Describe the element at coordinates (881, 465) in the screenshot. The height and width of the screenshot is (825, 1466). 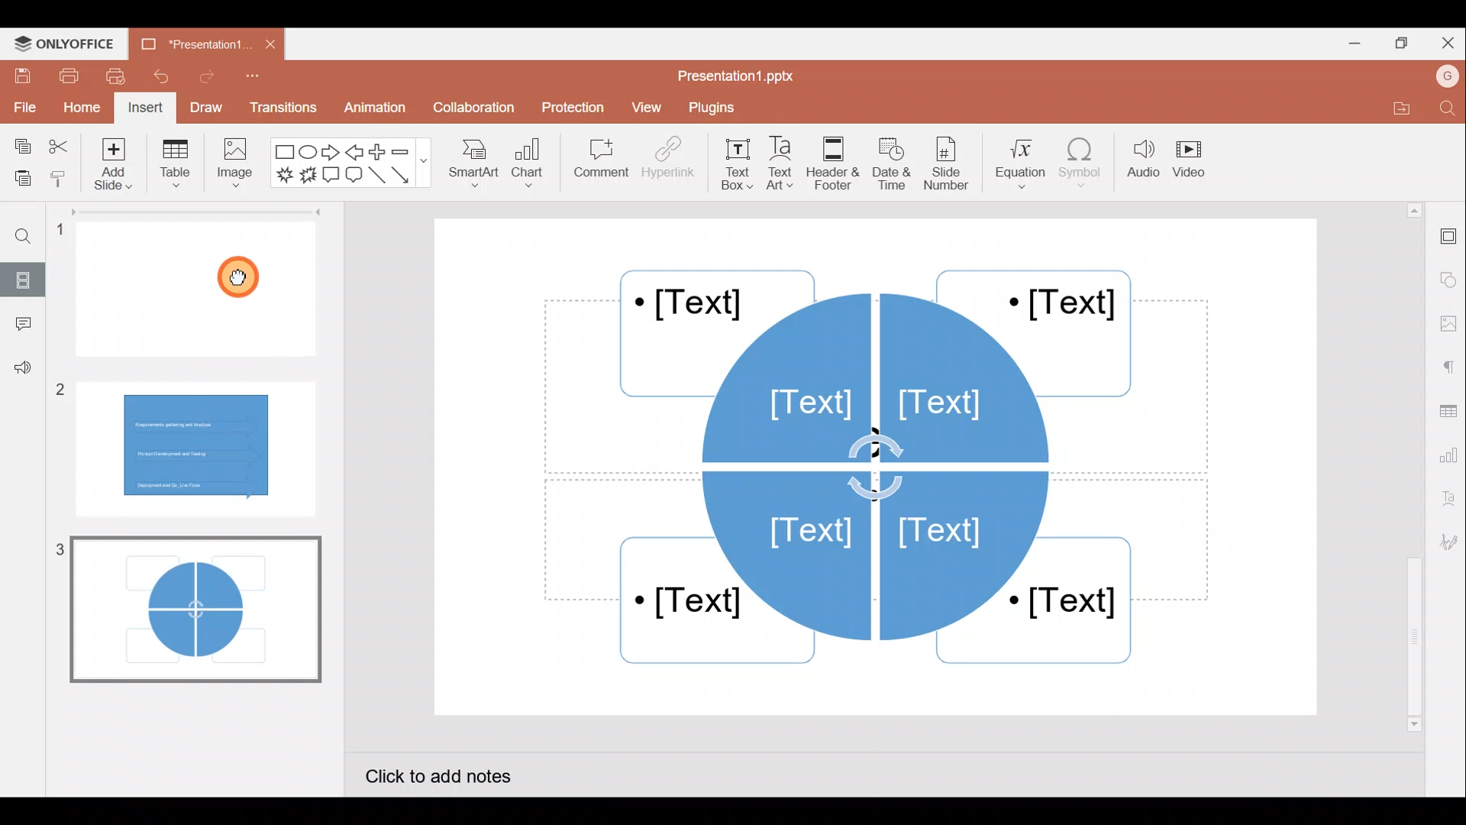
I see `Presentation slide` at that location.